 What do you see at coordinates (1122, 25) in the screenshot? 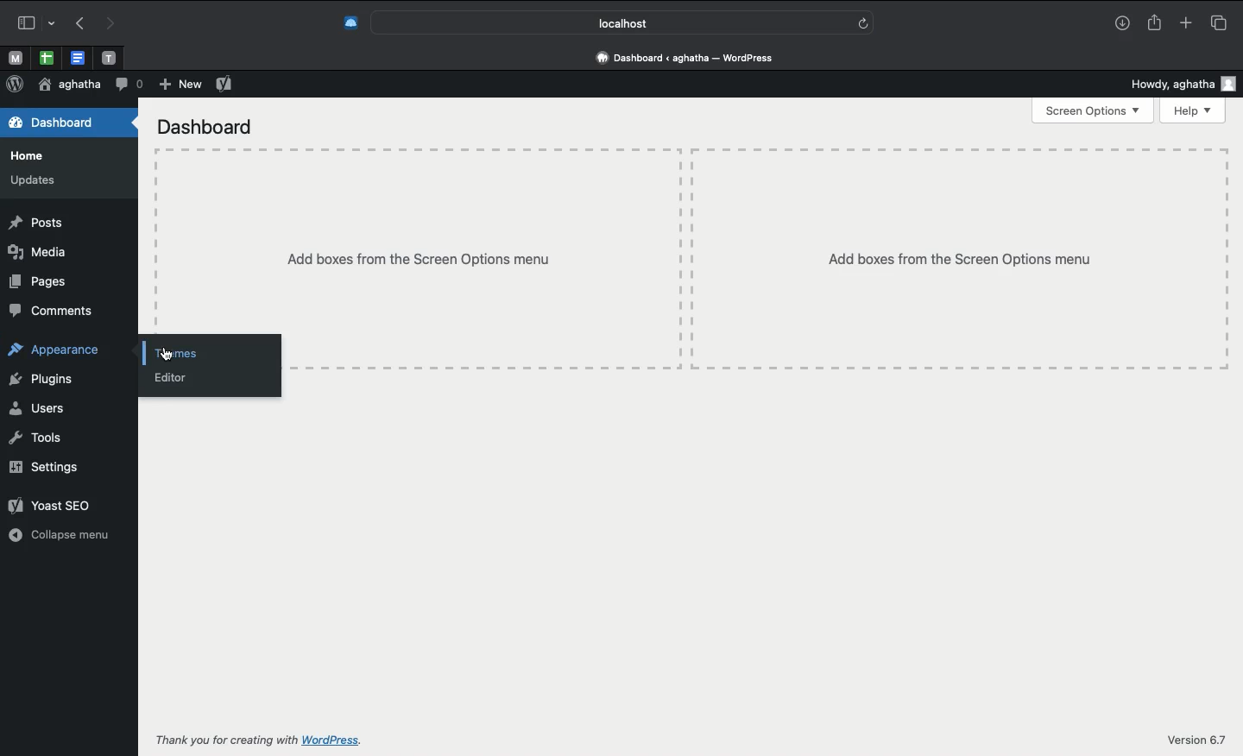
I see `Downlaods` at bounding box center [1122, 25].